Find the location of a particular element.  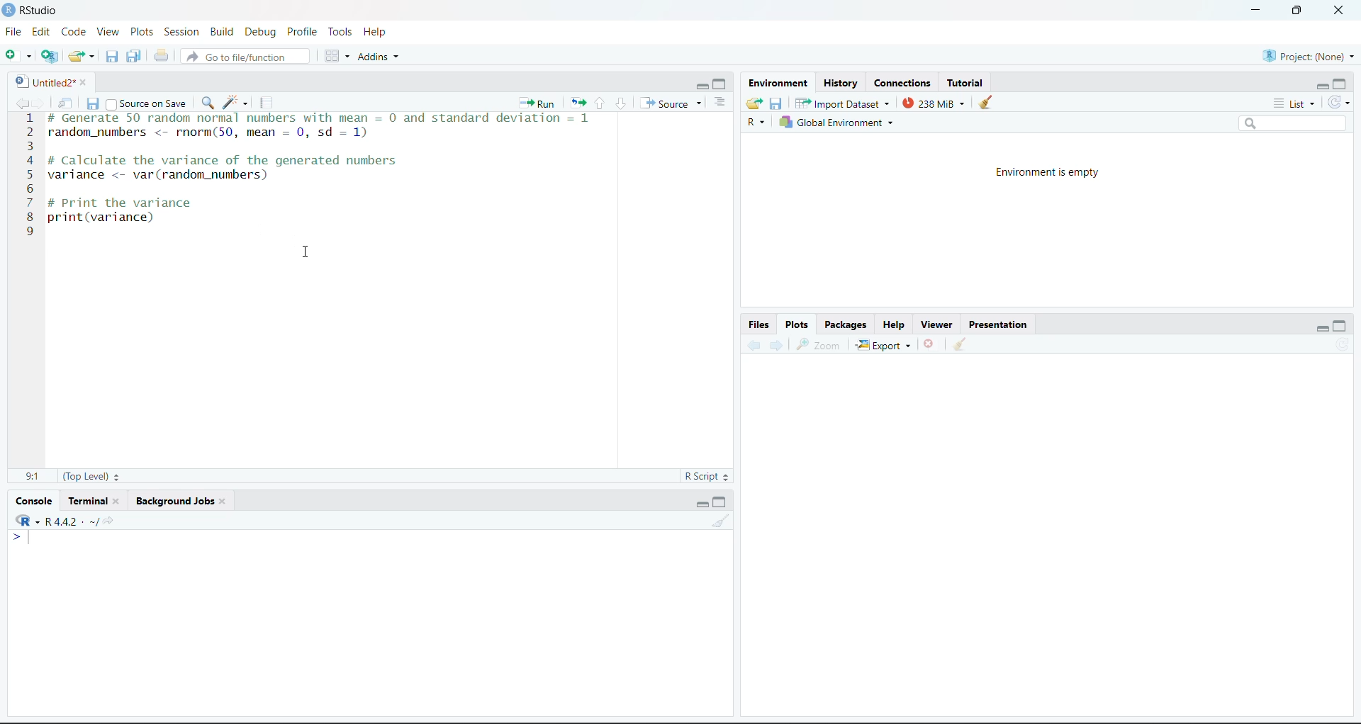

forward is located at coordinates (40, 103).